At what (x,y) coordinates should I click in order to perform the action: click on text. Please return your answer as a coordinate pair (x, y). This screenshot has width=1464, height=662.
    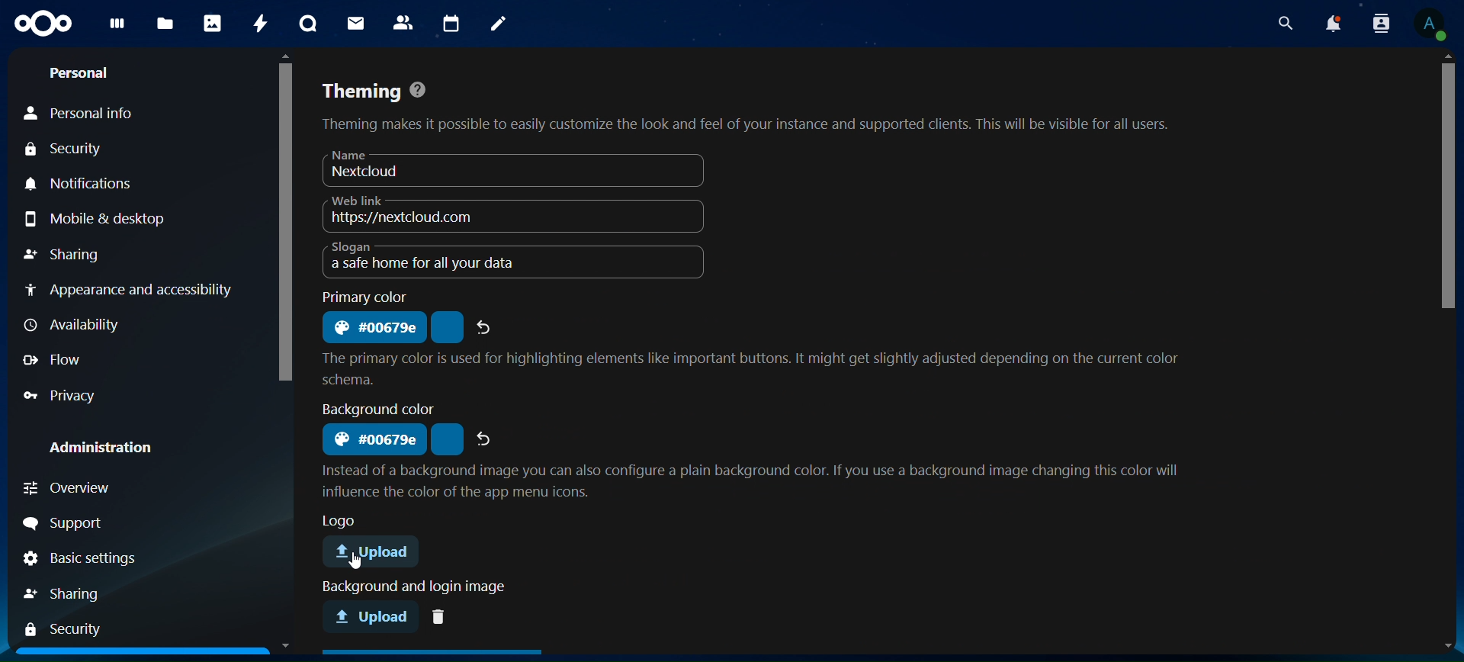
    Looking at the image, I should click on (756, 480).